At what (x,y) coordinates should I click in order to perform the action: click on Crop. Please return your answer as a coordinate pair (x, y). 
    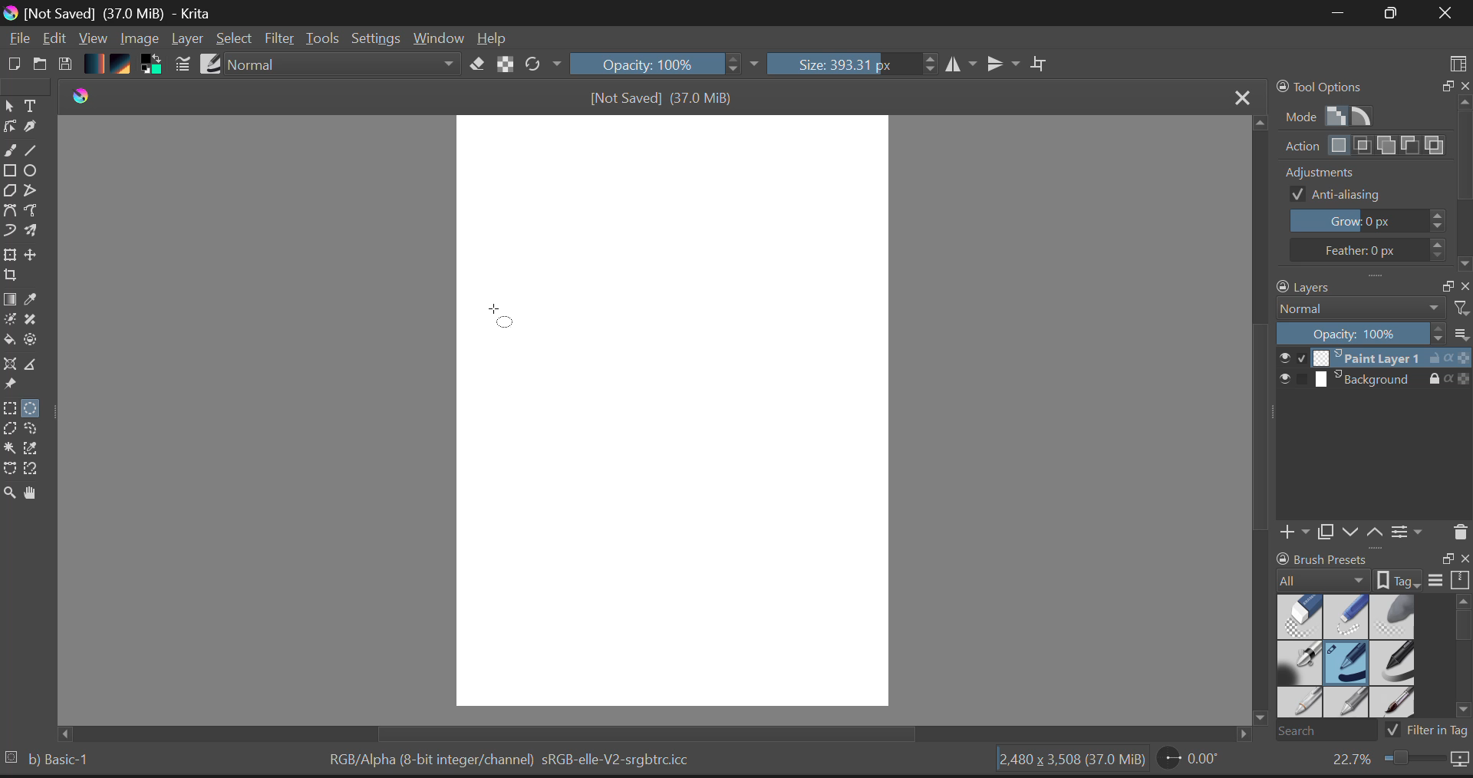
    Looking at the image, I should click on (1040, 64).